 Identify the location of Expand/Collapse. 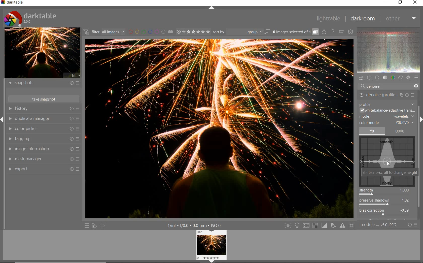
(3, 119).